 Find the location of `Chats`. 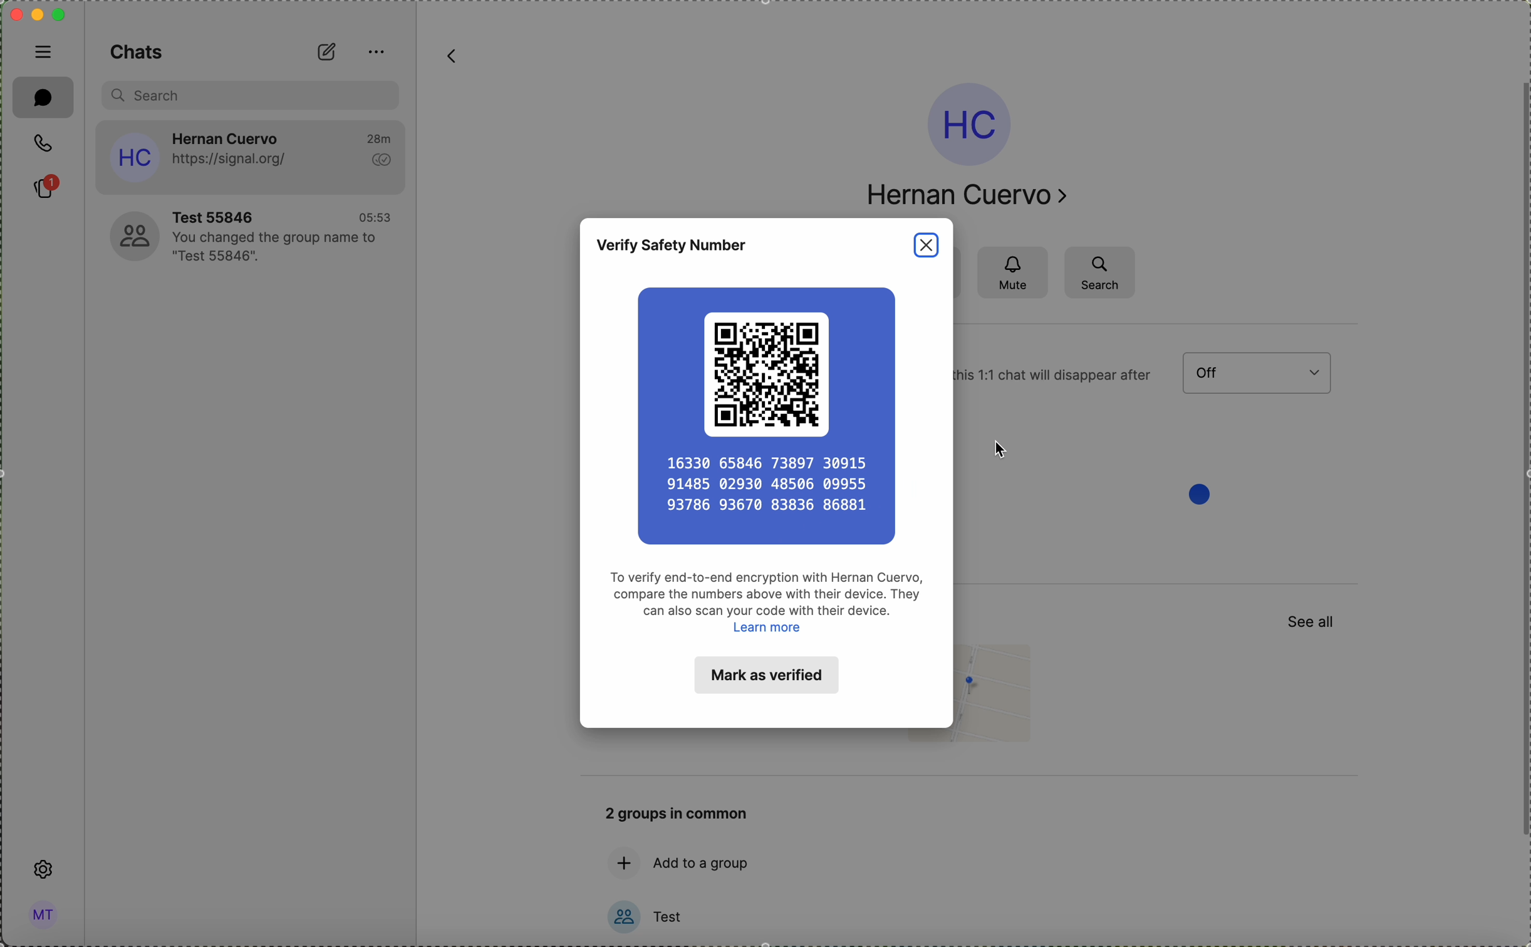

Chats is located at coordinates (140, 51).